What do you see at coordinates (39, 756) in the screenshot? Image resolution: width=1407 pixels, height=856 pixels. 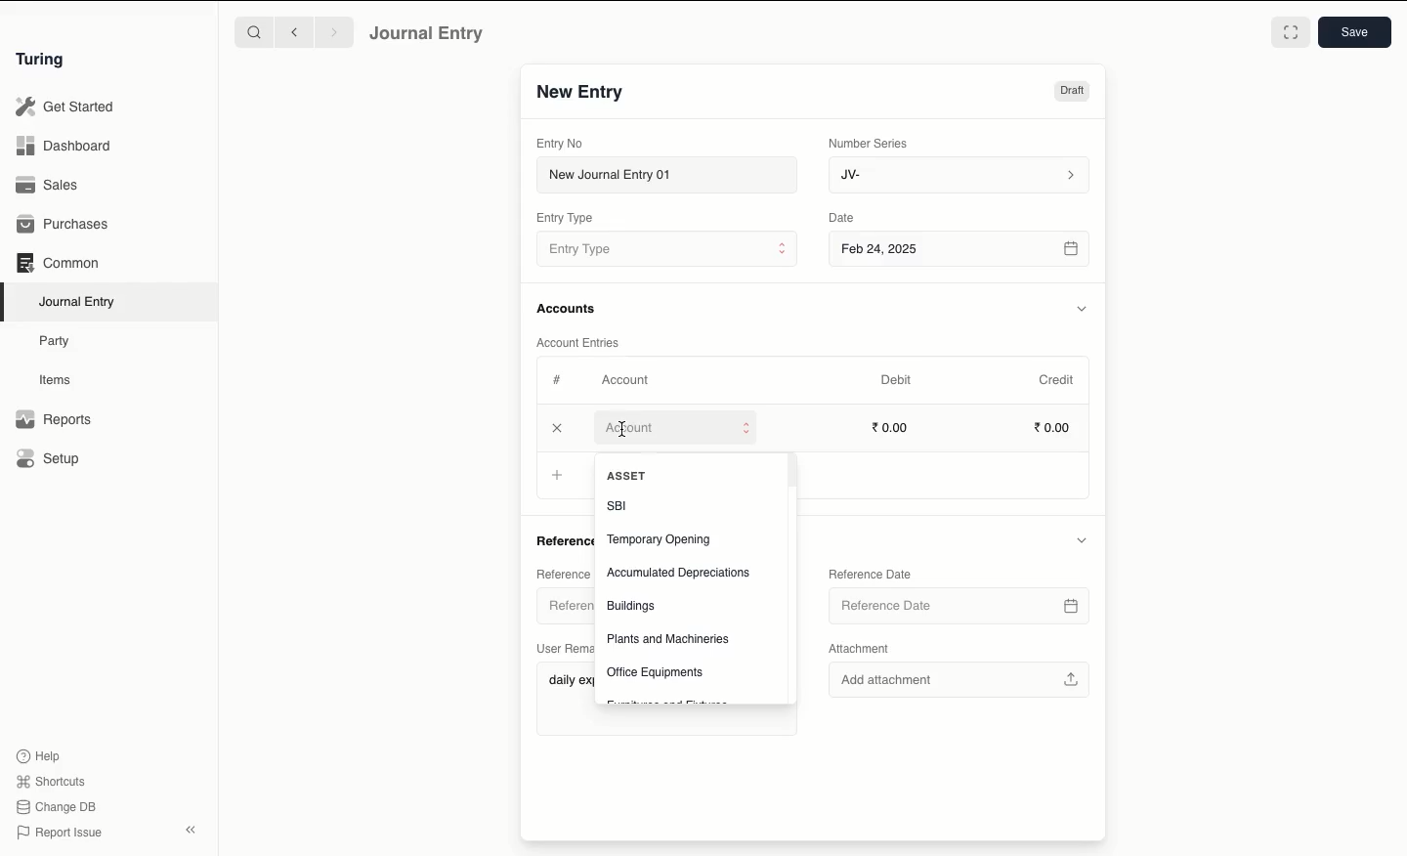 I see `Help` at bounding box center [39, 756].